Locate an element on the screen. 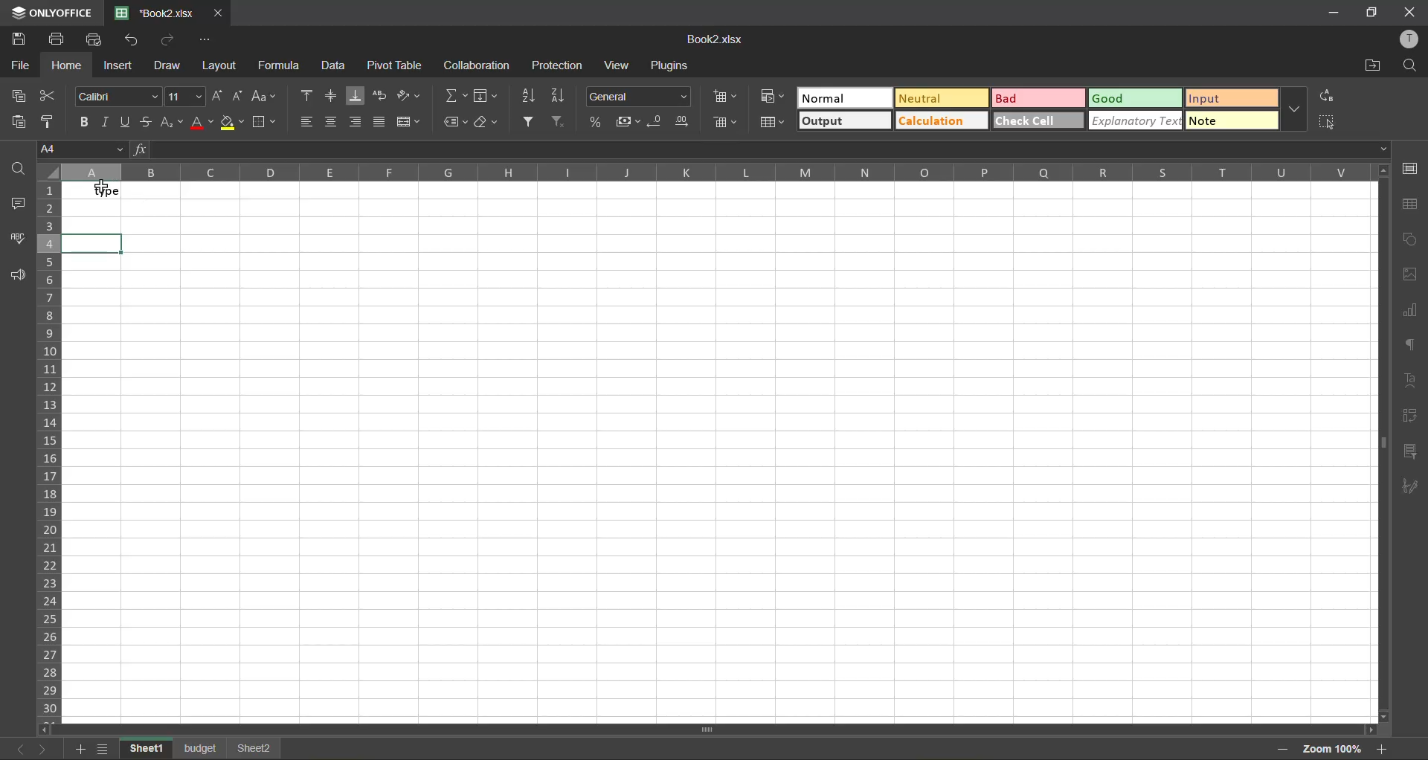 This screenshot has height=760, width=1428. find is located at coordinates (1411, 69).